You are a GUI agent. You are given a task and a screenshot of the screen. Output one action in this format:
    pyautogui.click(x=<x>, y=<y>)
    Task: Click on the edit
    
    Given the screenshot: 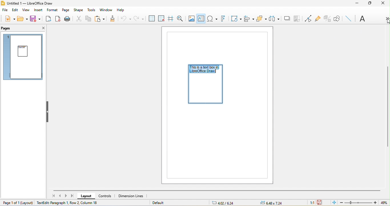 What is the action you would take?
    pyautogui.click(x=15, y=10)
    